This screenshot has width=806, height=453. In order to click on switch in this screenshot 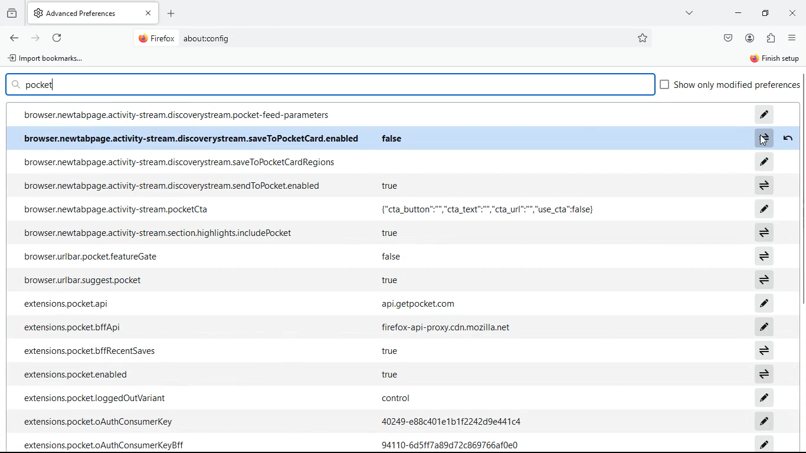, I will do `click(764, 255)`.